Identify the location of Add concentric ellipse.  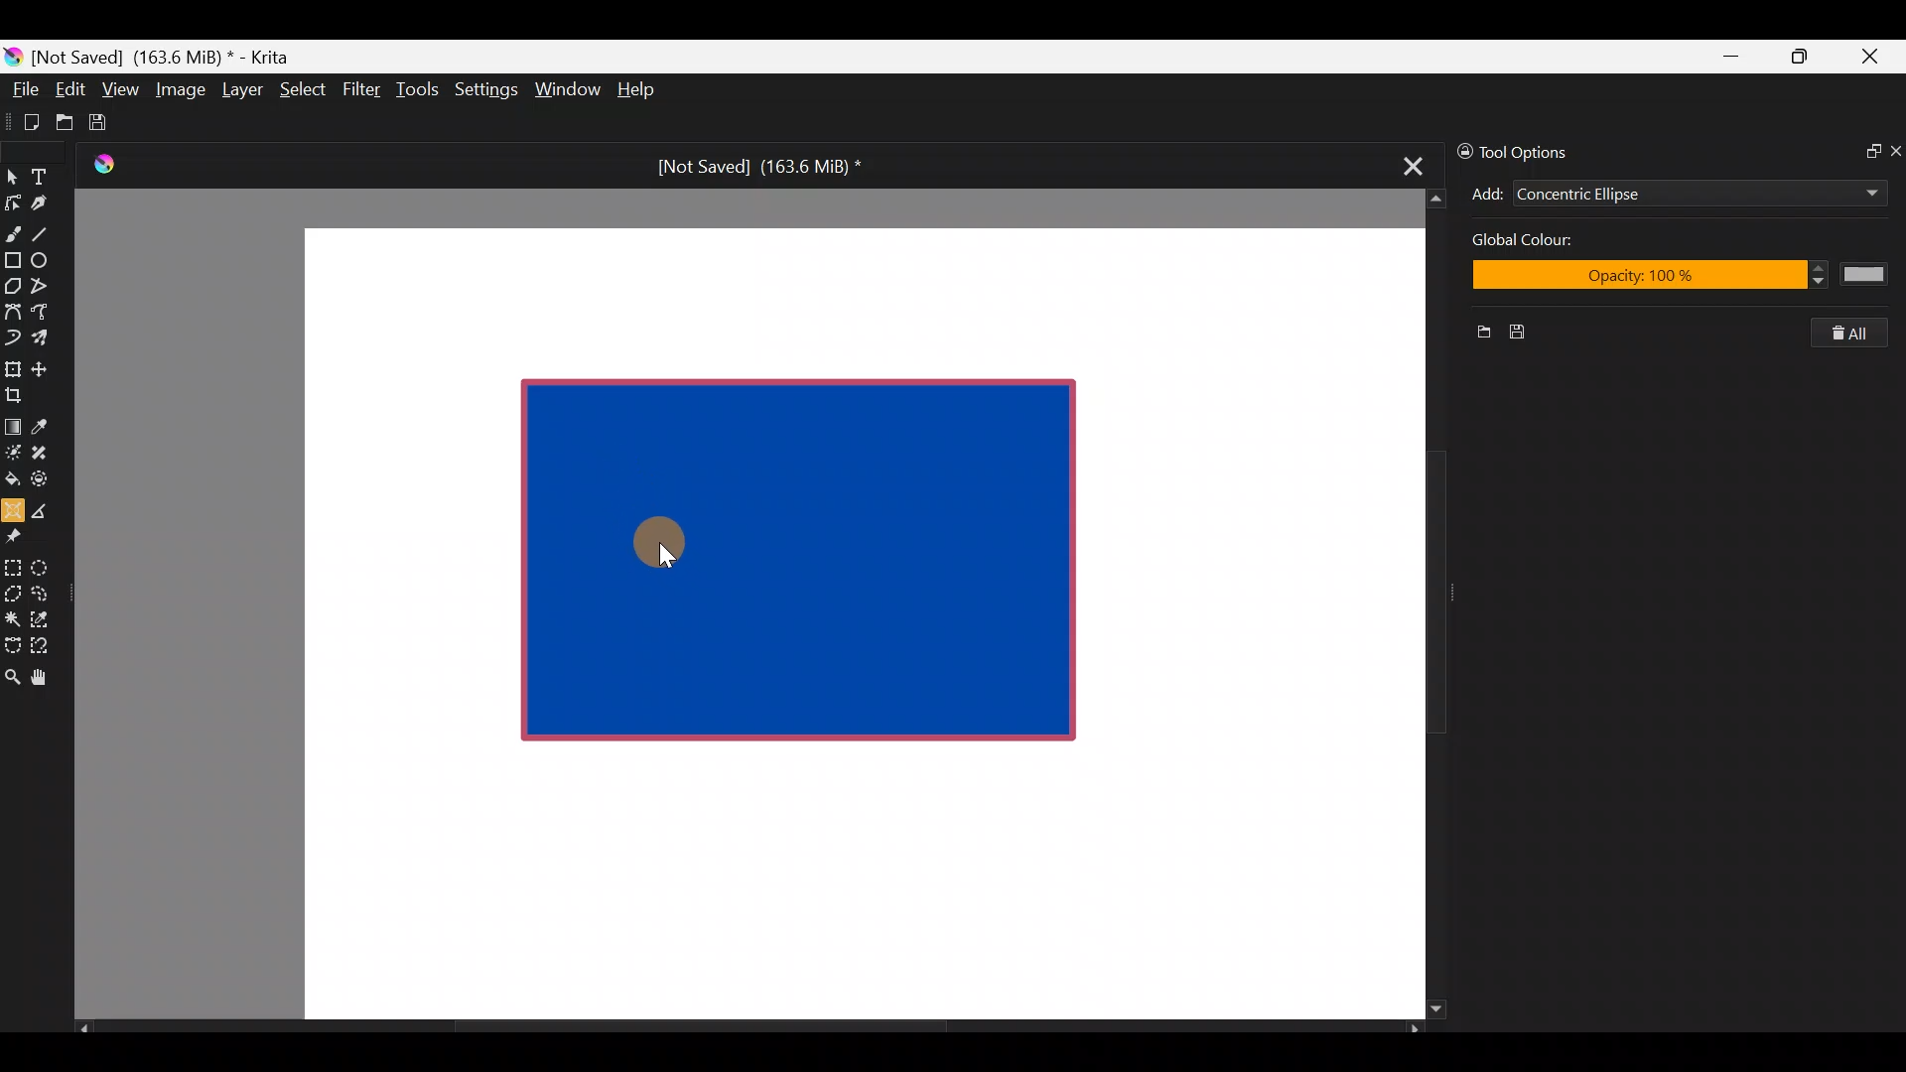
(1484, 191).